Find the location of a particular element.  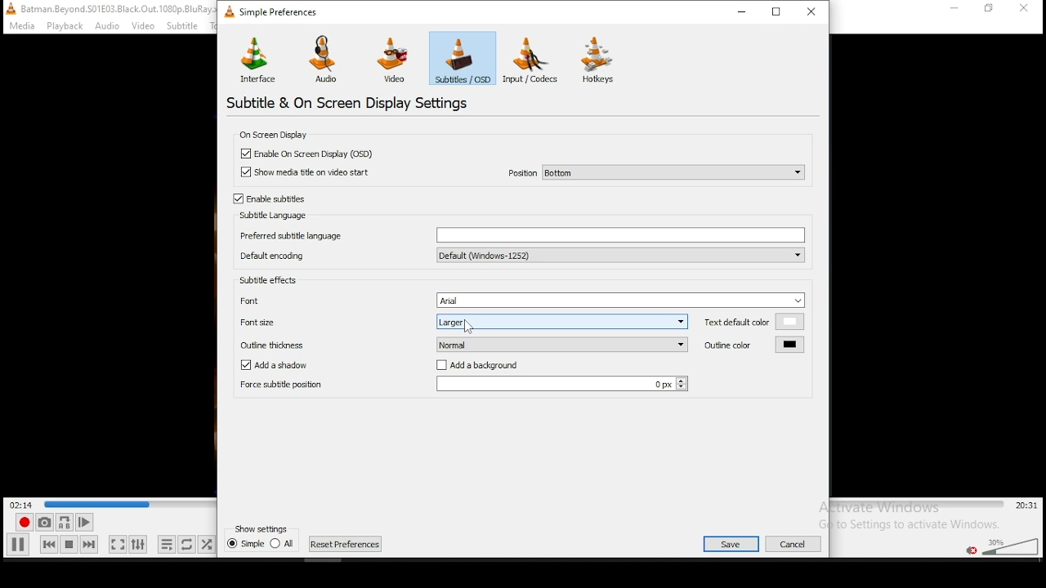

minimize is located at coordinates (745, 11).